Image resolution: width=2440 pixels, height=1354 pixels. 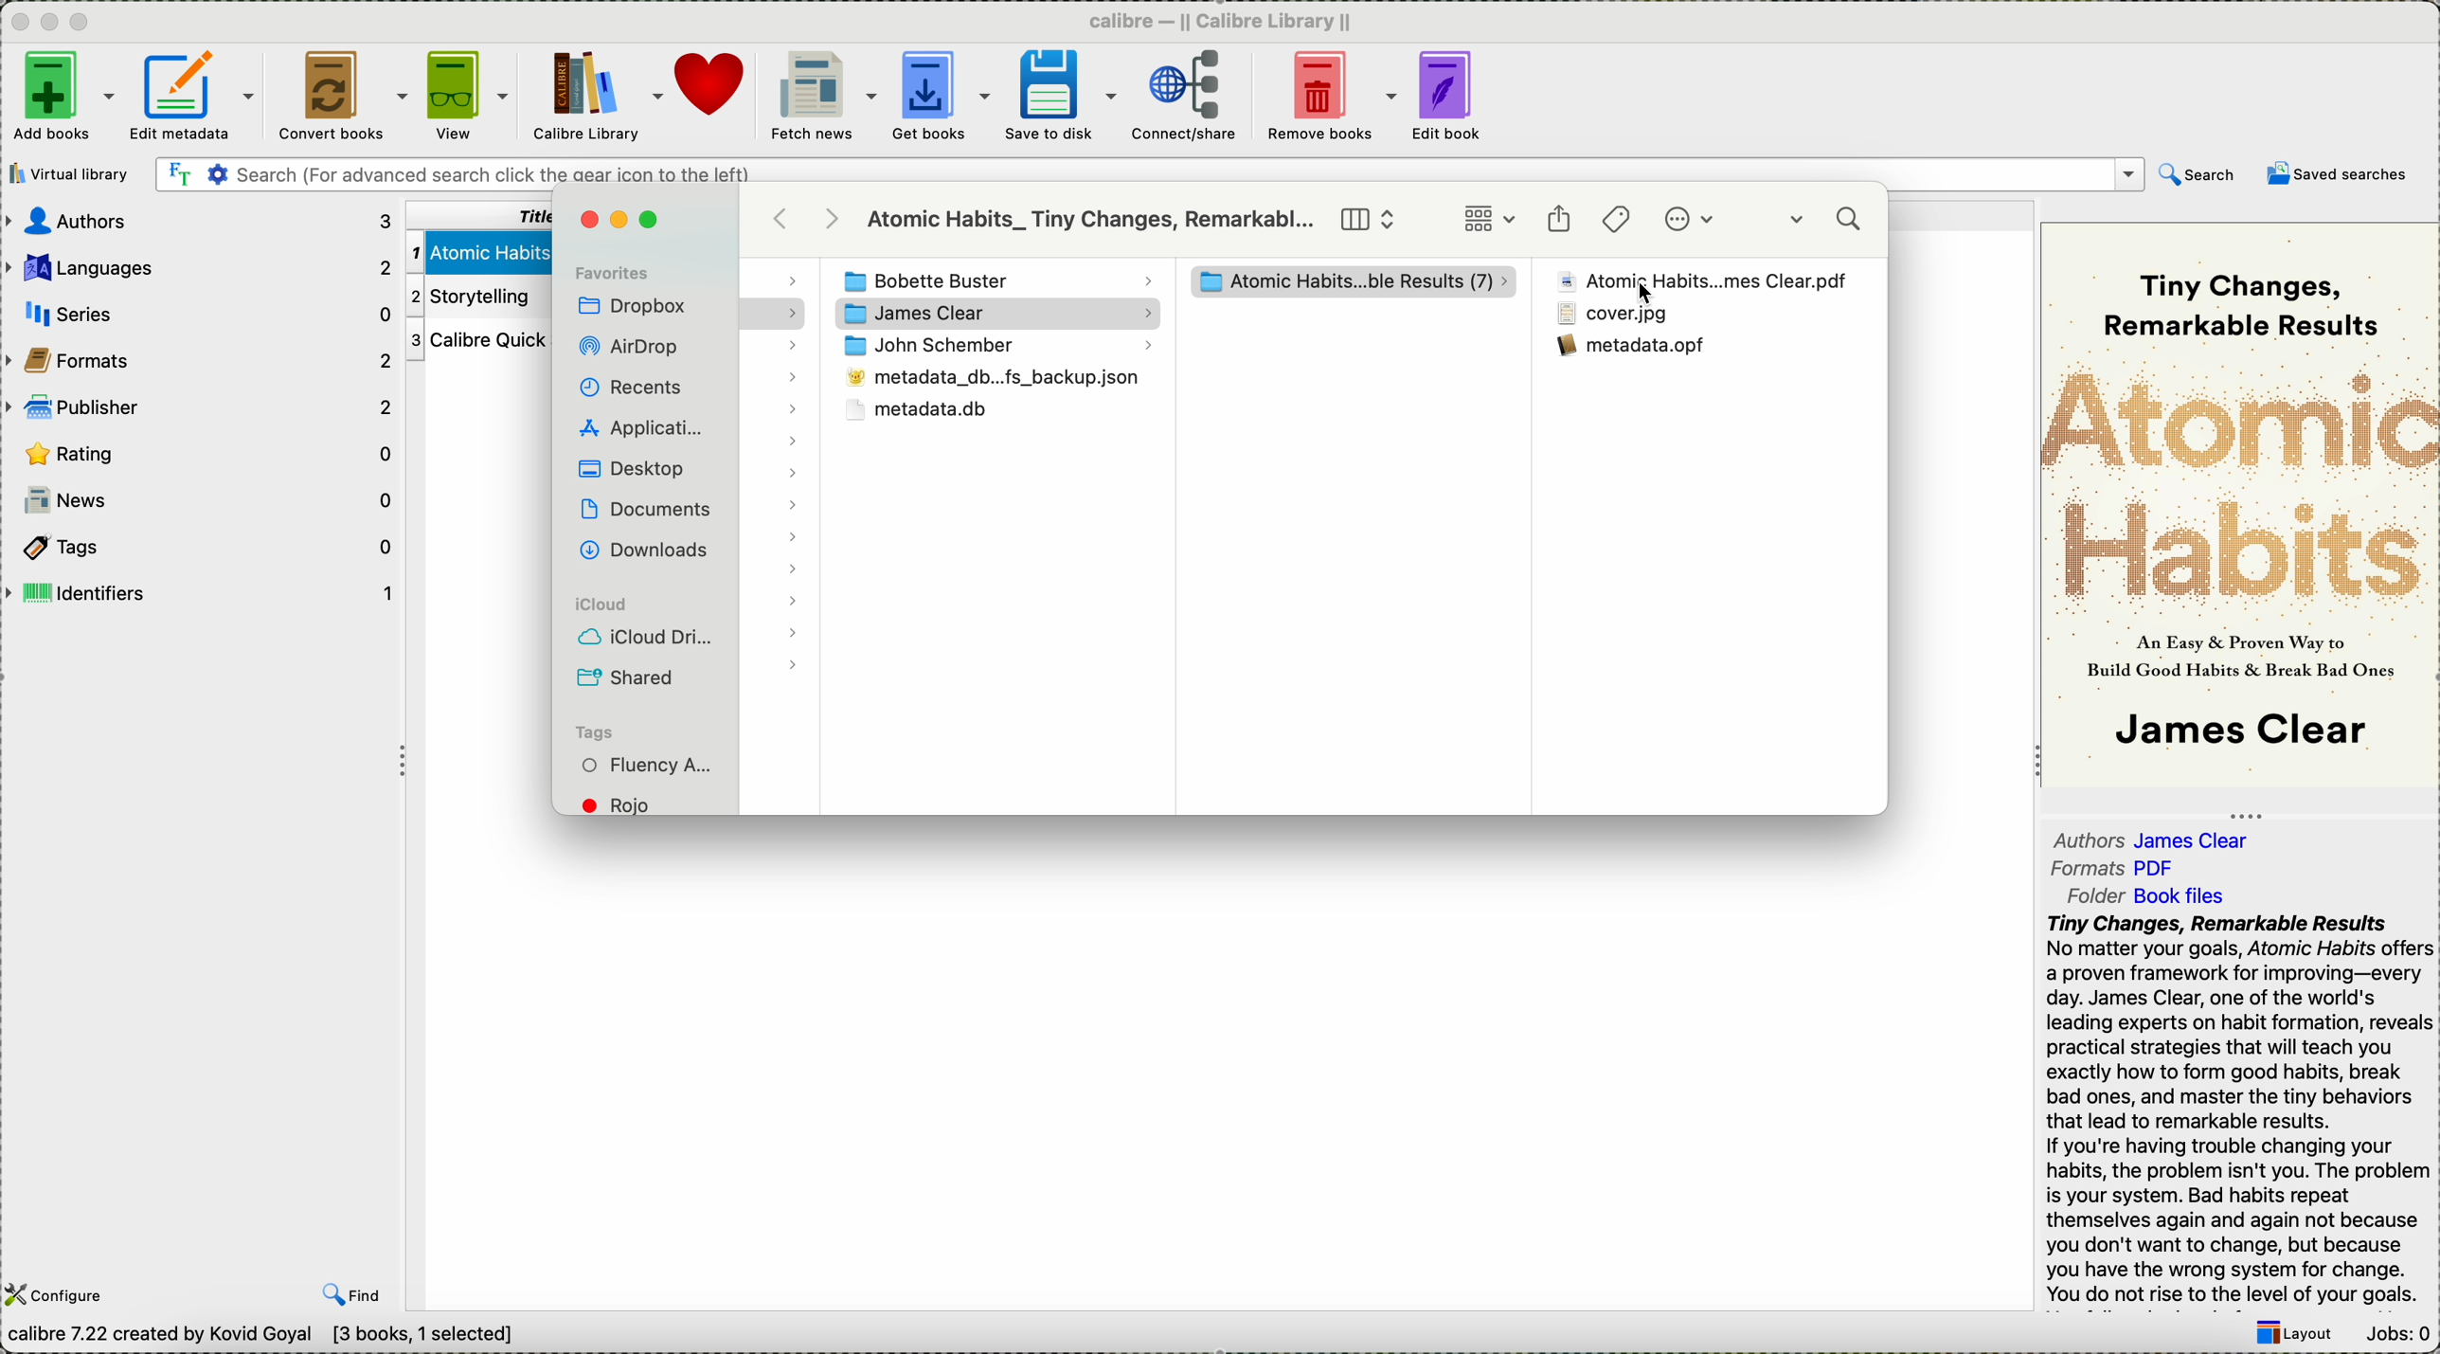 I want to click on metadata.db, so click(x=917, y=412).